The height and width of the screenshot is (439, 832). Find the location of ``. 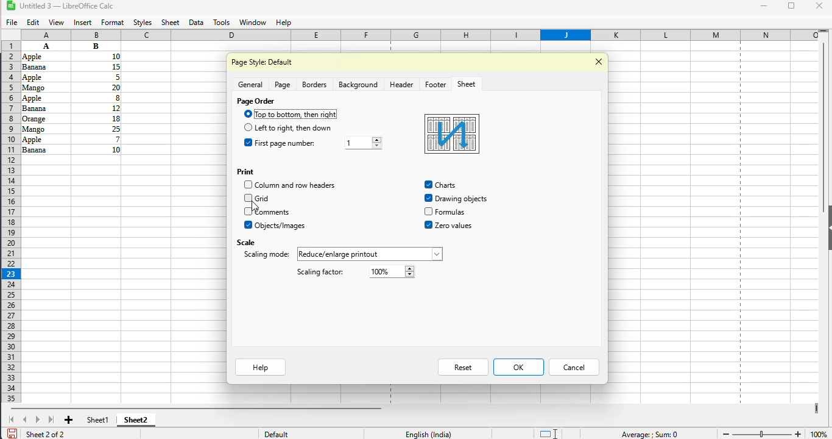

 is located at coordinates (452, 212).